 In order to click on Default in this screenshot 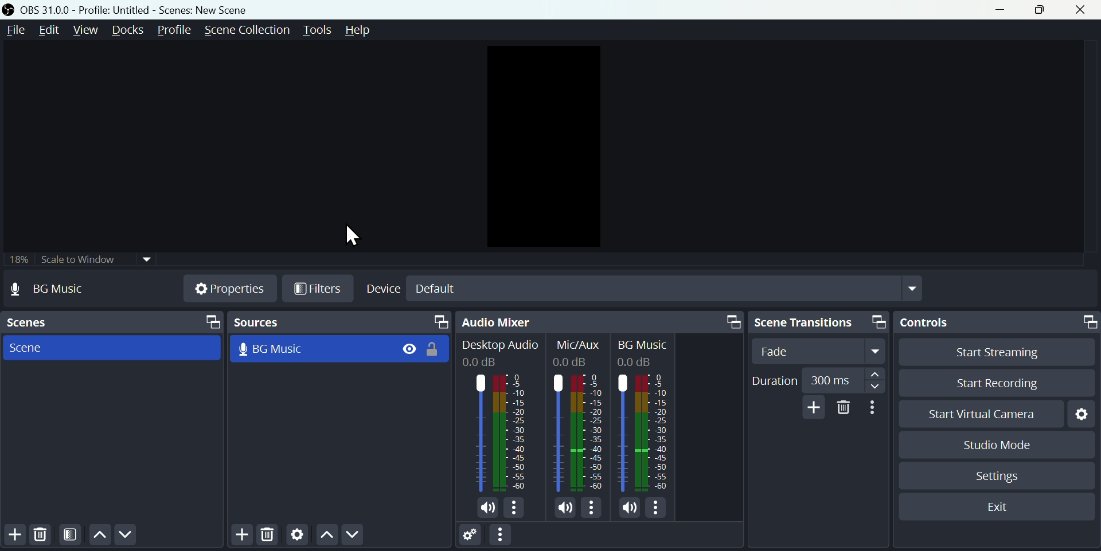, I will do `click(436, 289)`.